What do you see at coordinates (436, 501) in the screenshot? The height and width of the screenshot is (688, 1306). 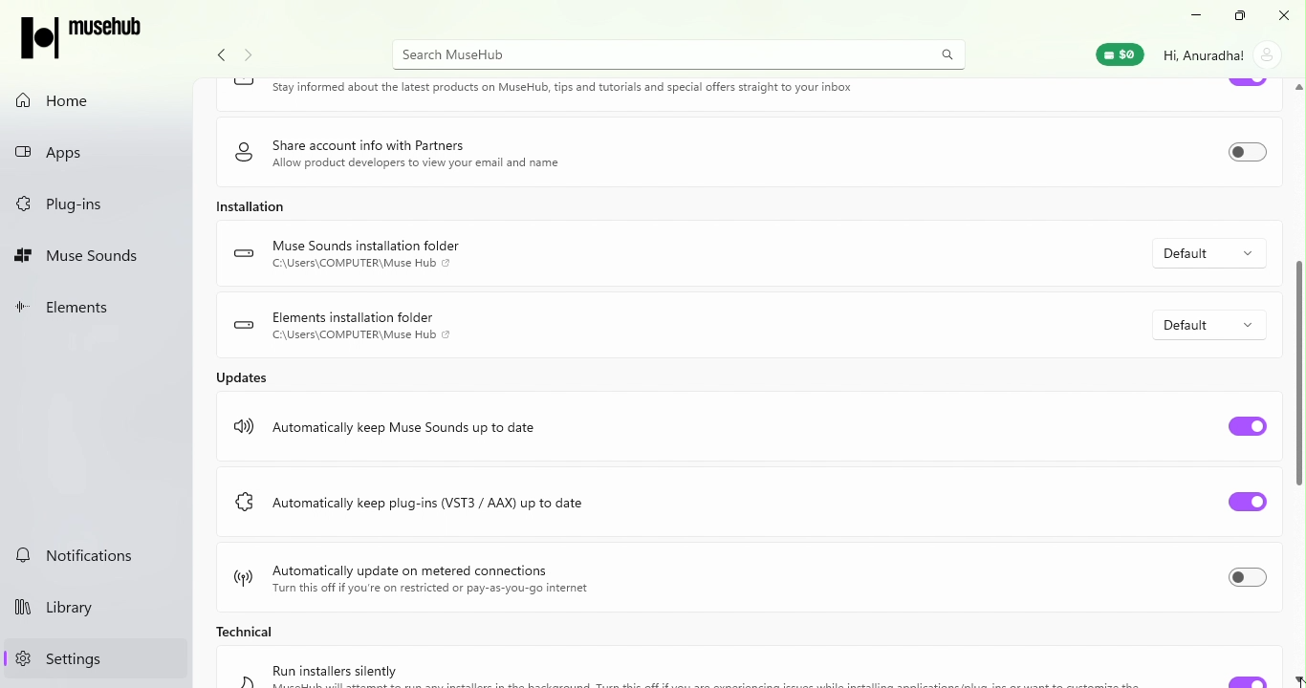 I see `Automatically keep plug-ins (VST3 / AAX) up to date` at bounding box center [436, 501].